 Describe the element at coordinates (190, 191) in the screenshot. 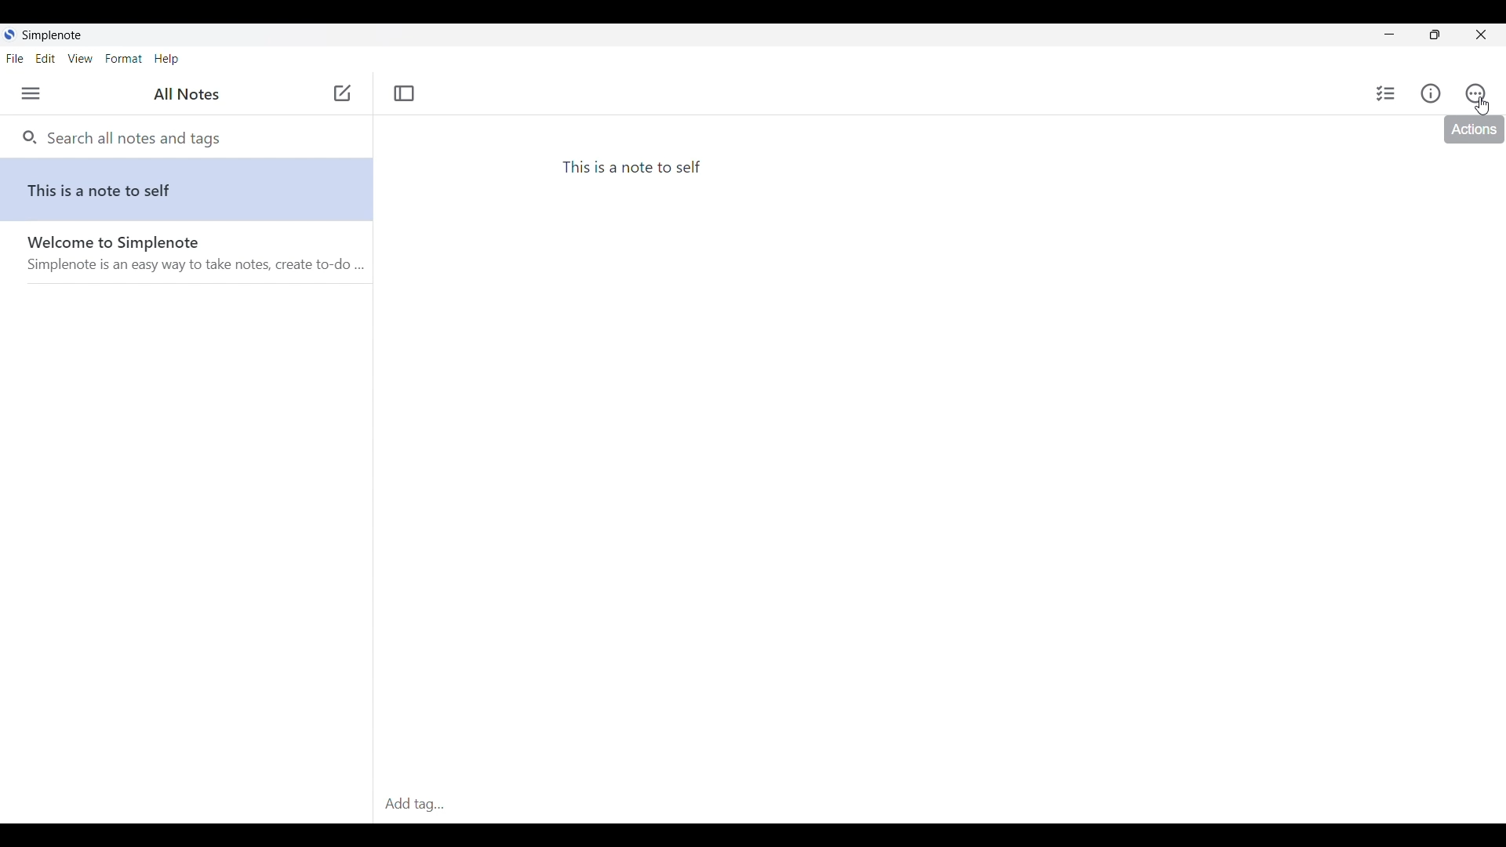

I see `This is a note to self` at that location.